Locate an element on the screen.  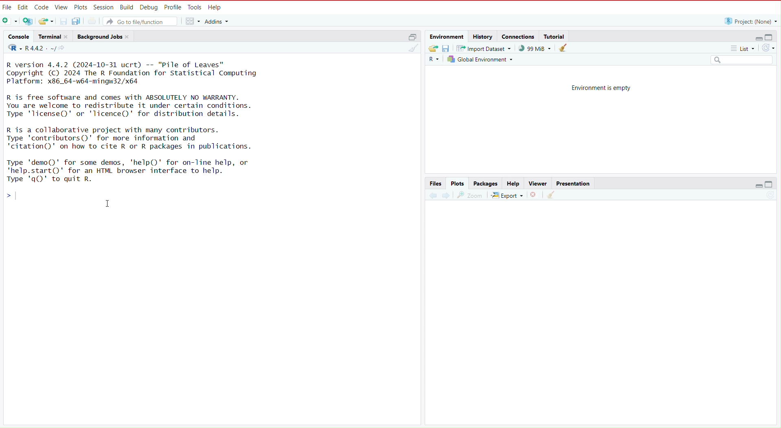
code is located at coordinates (42, 6).